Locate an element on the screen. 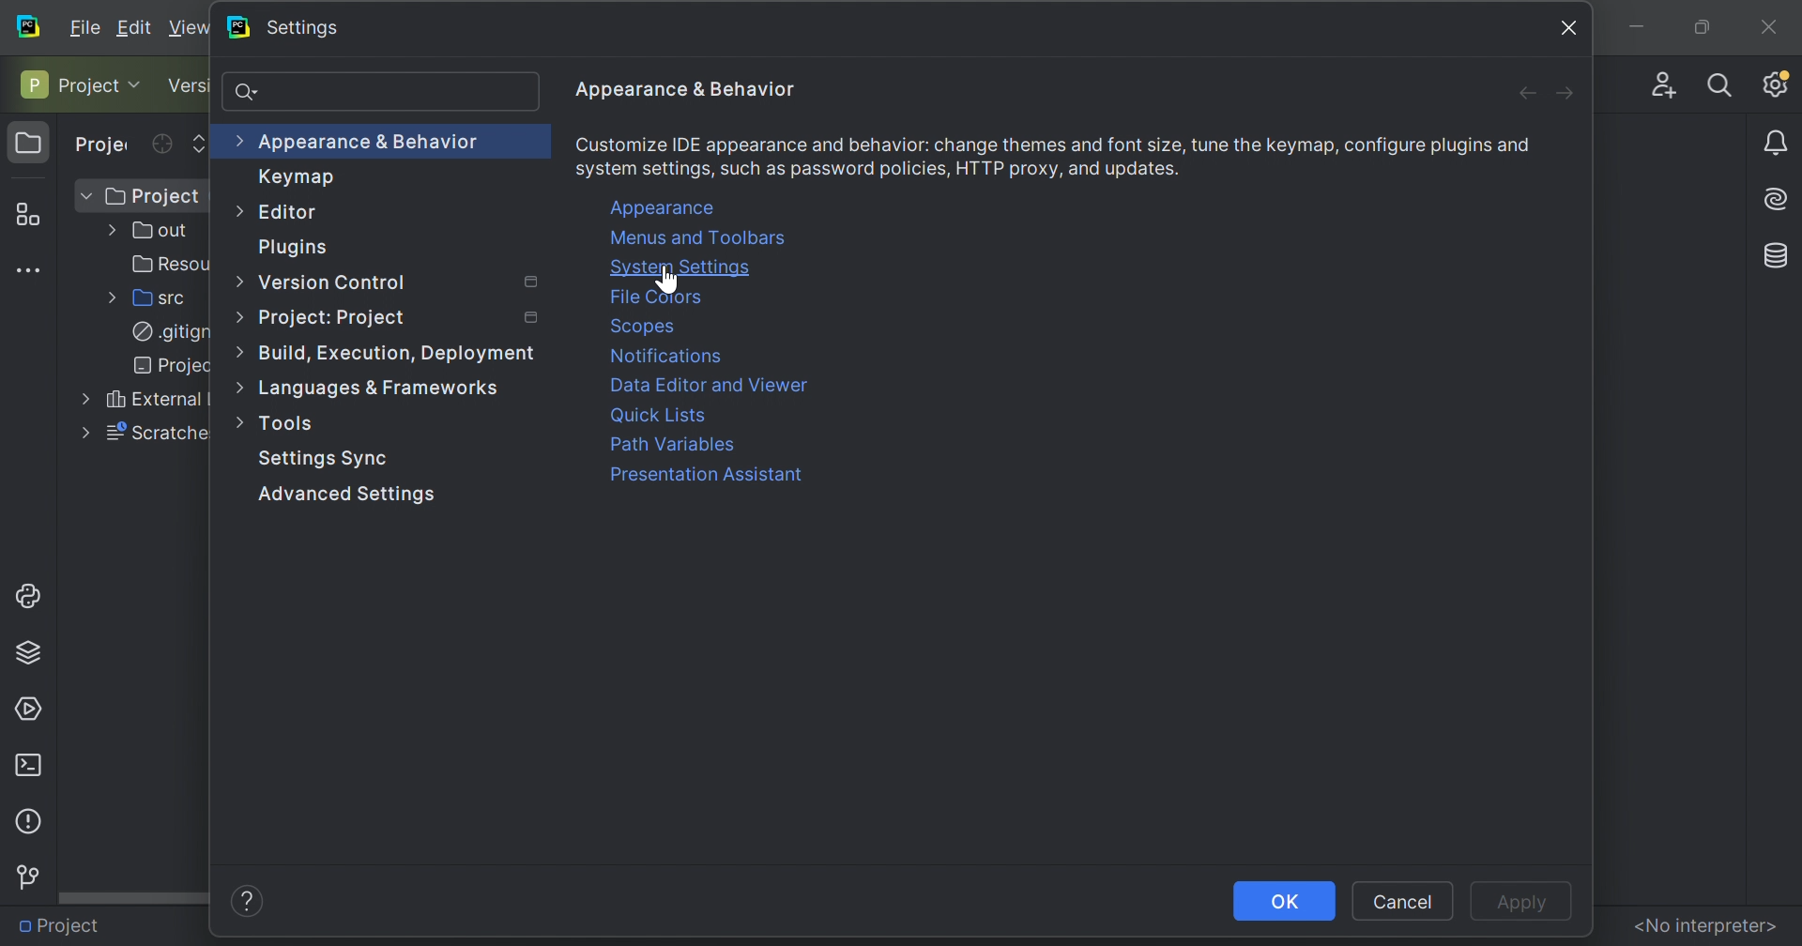  OK is located at coordinates (1285, 901).